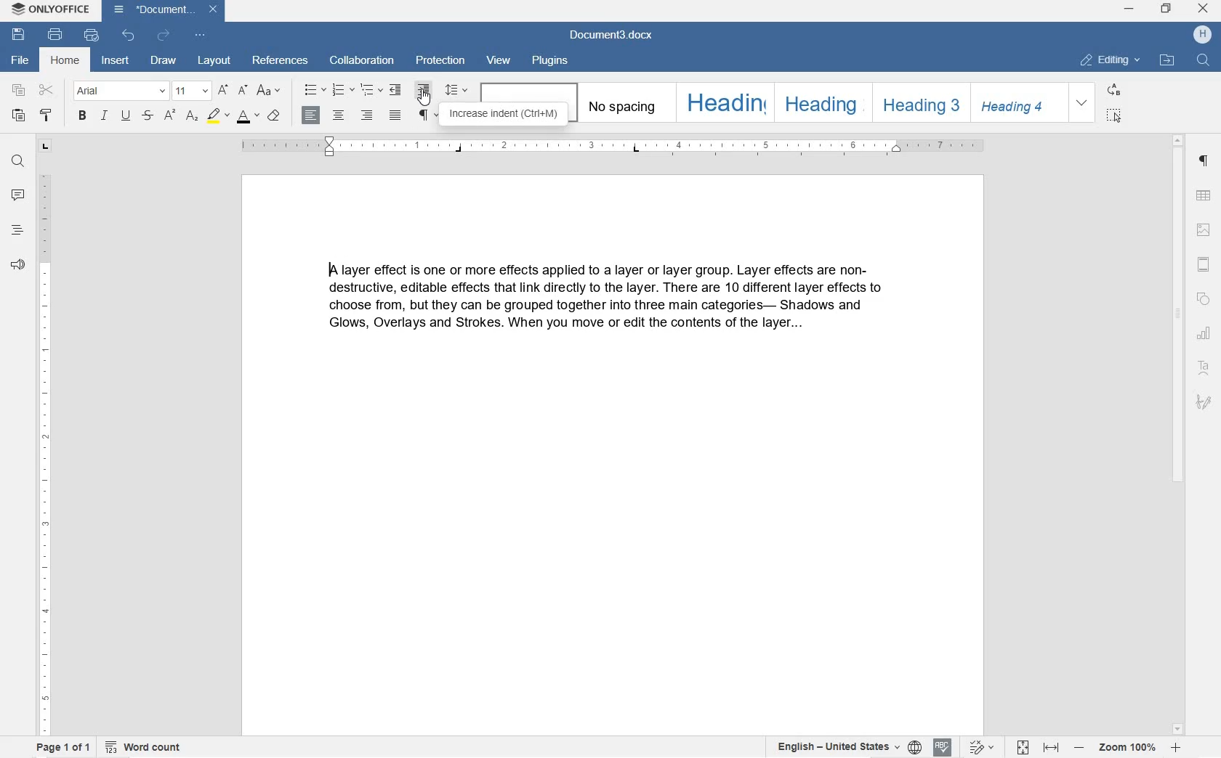  What do you see at coordinates (501, 61) in the screenshot?
I see `VIEW` at bounding box center [501, 61].